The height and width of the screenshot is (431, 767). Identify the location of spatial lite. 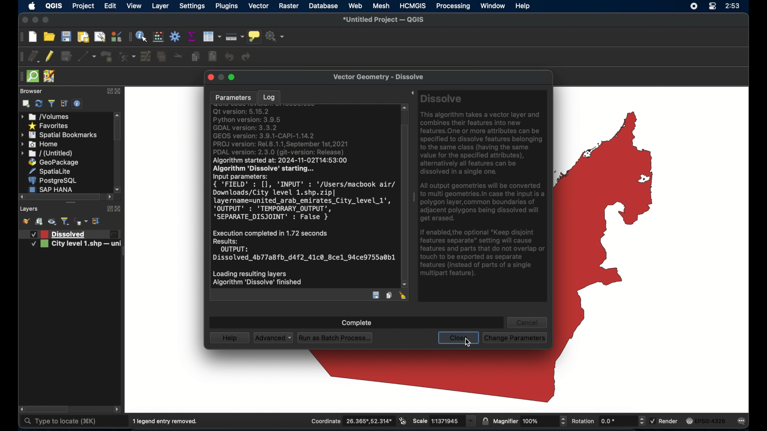
(51, 171).